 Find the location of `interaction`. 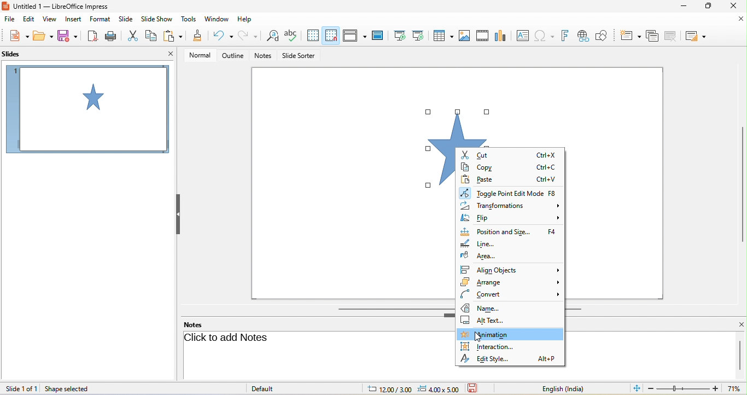

interaction is located at coordinates (491, 345).